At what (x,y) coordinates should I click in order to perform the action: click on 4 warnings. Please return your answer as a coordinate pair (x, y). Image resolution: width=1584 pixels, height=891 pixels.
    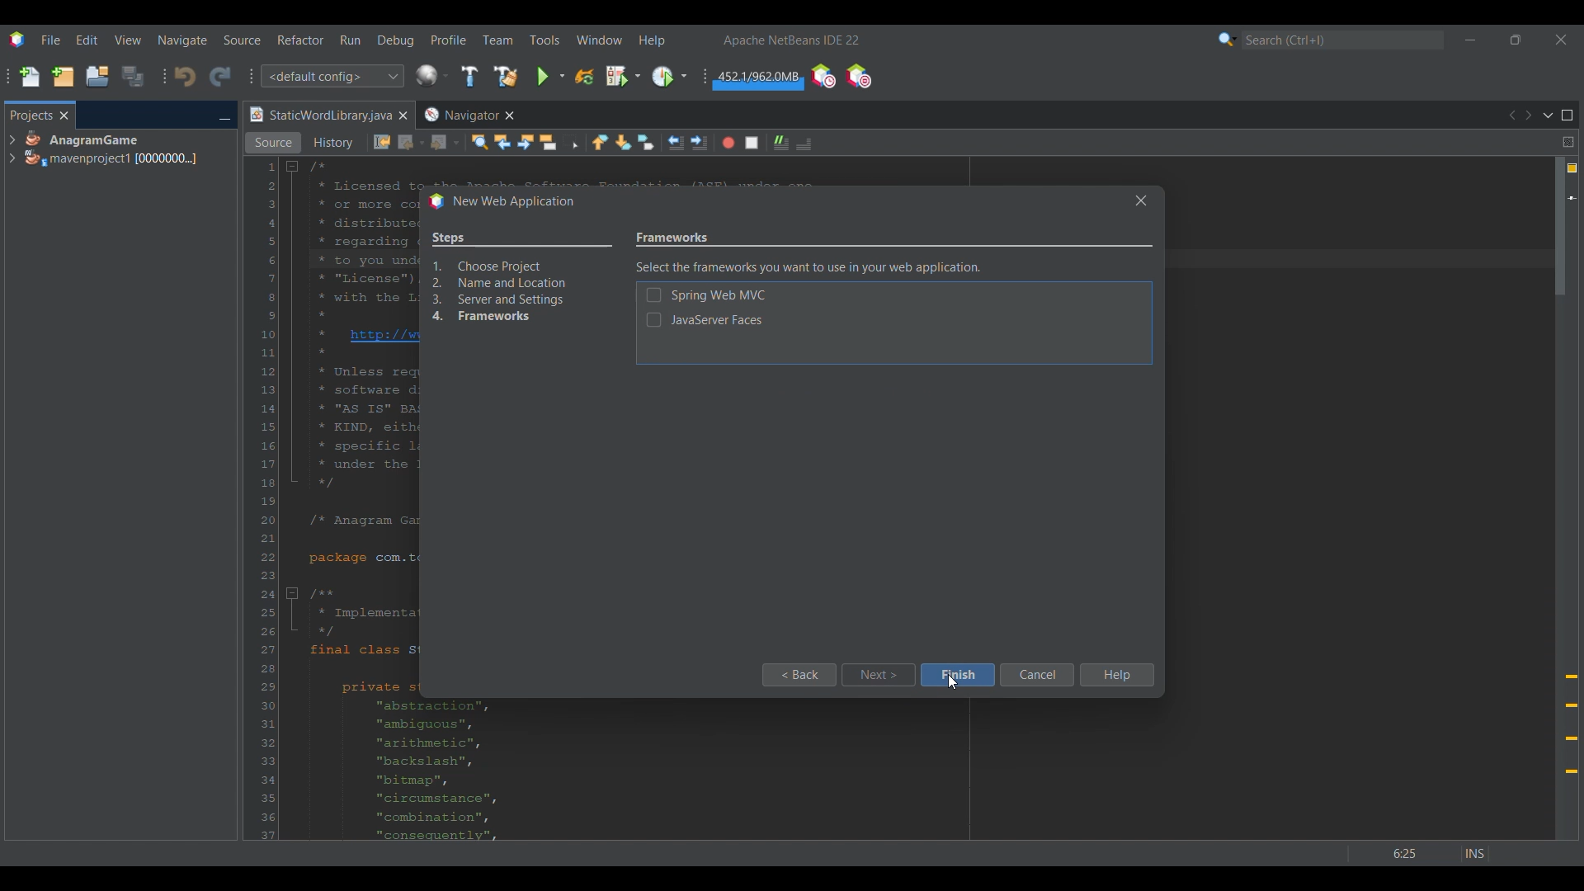
    Looking at the image, I should click on (1572, 168).